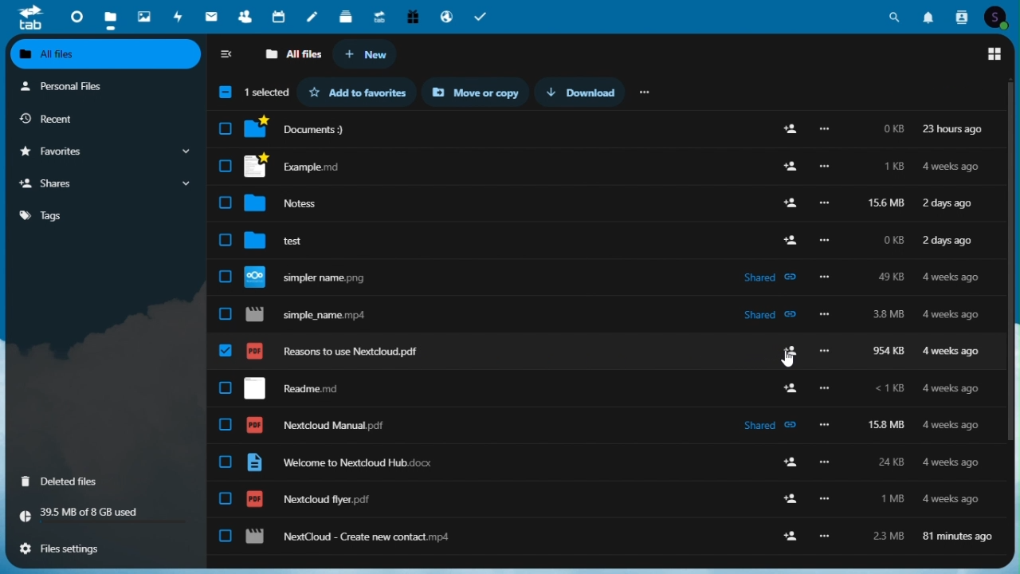 Image resolution: width=1020 pixels, height=574 pixels. What do you see at coordinates (781, 493) in the screenshot?
I see ` add user` at bounding box center [781, 493].